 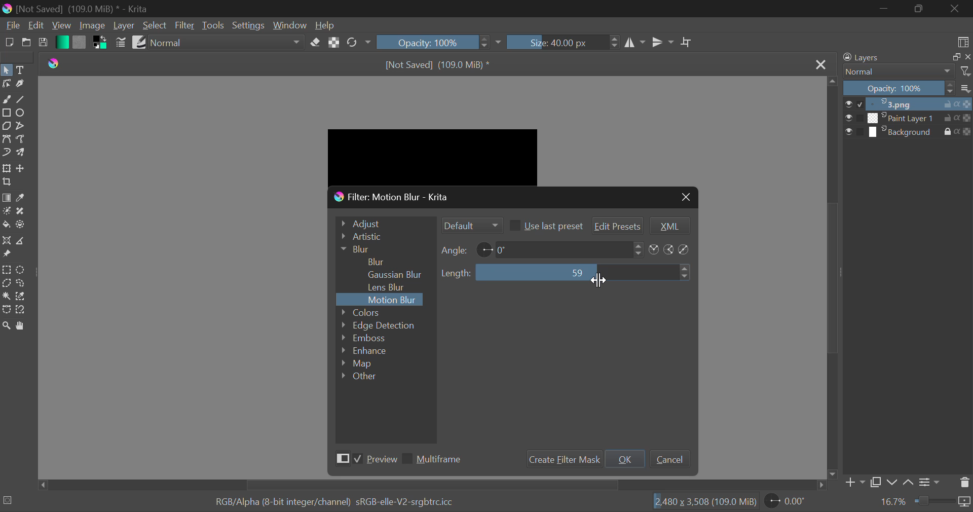 I want to click on Dynamic Brush, so click(x=6, y=153).